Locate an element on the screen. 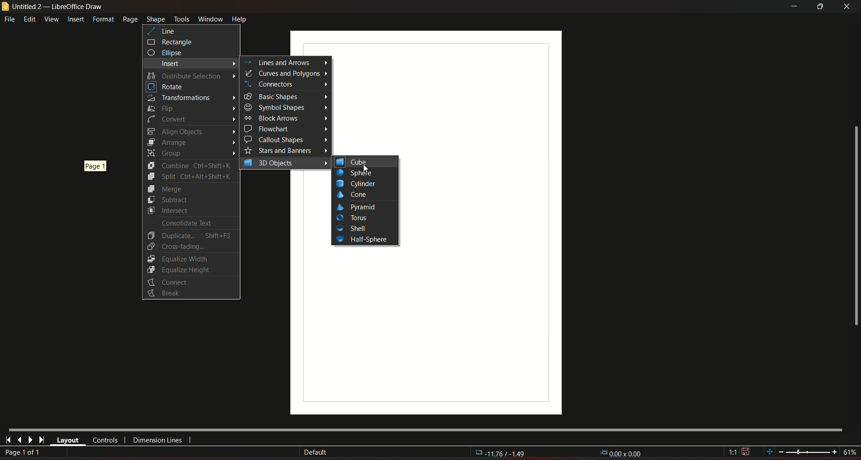 The height and width of the screenshot is (460, 861). Arrow is located at coordinates (233, 108).